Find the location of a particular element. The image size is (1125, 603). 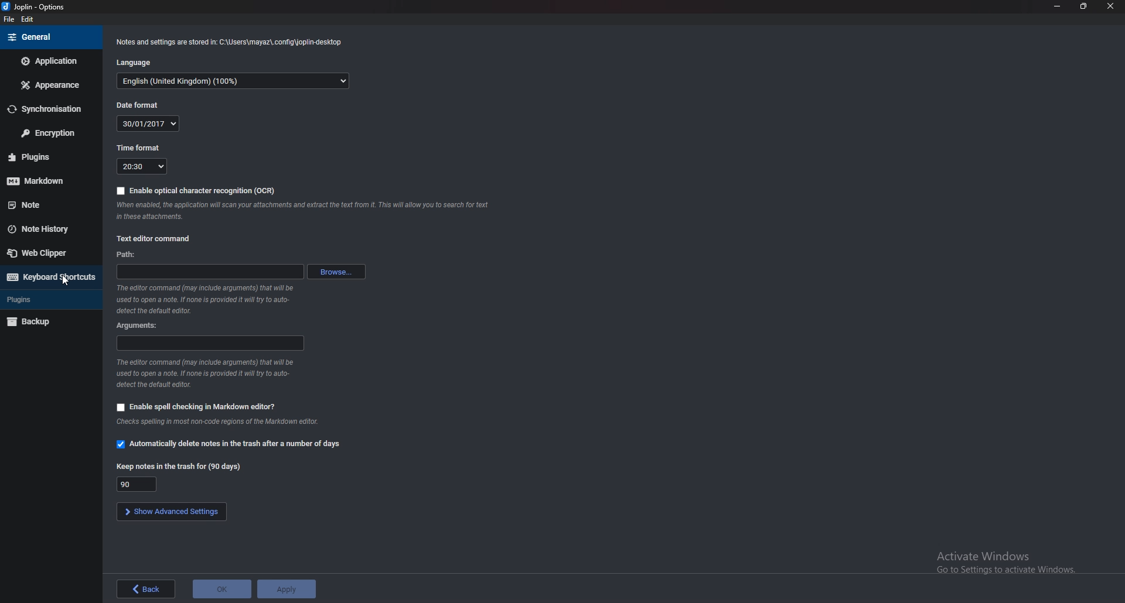

apply is located at coordinates (287, 590).